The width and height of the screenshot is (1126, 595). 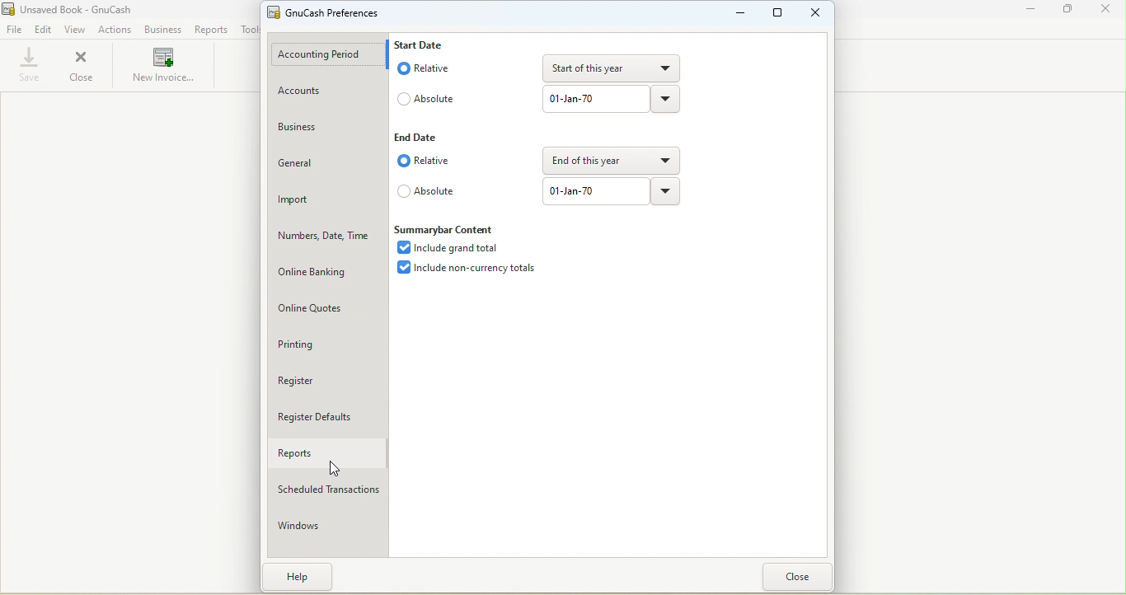 I want to click on Printing, so click(x=326, y=346).